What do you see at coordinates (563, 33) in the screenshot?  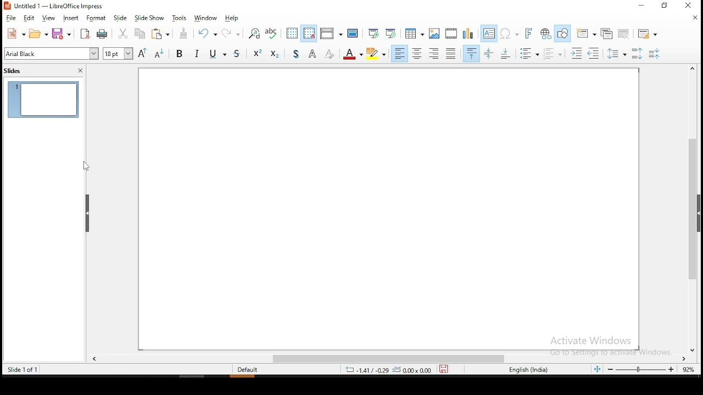 I see `show draw functions` at bounding box center [563, 33].